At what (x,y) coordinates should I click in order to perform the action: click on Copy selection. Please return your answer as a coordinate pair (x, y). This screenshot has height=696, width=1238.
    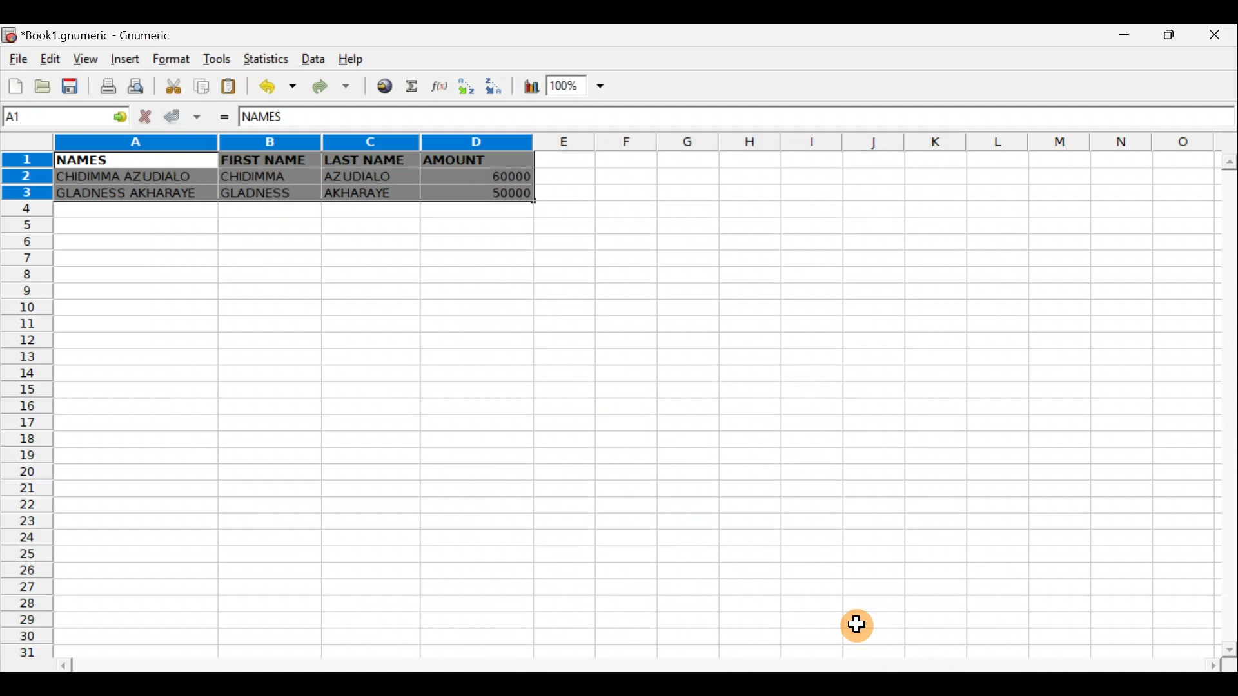
    Looking at the image, I should click on (201, 87).